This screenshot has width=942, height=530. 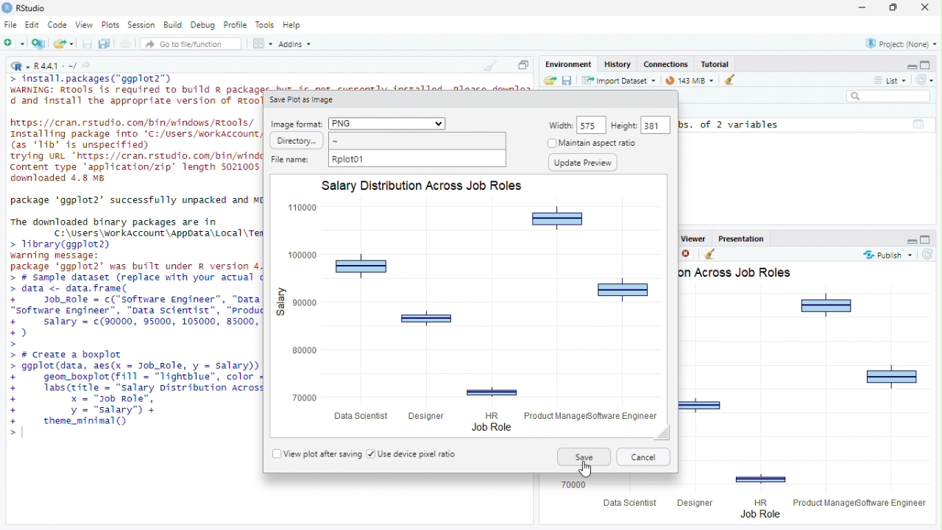 I want to click on maximize, so click(x=928, y=239).